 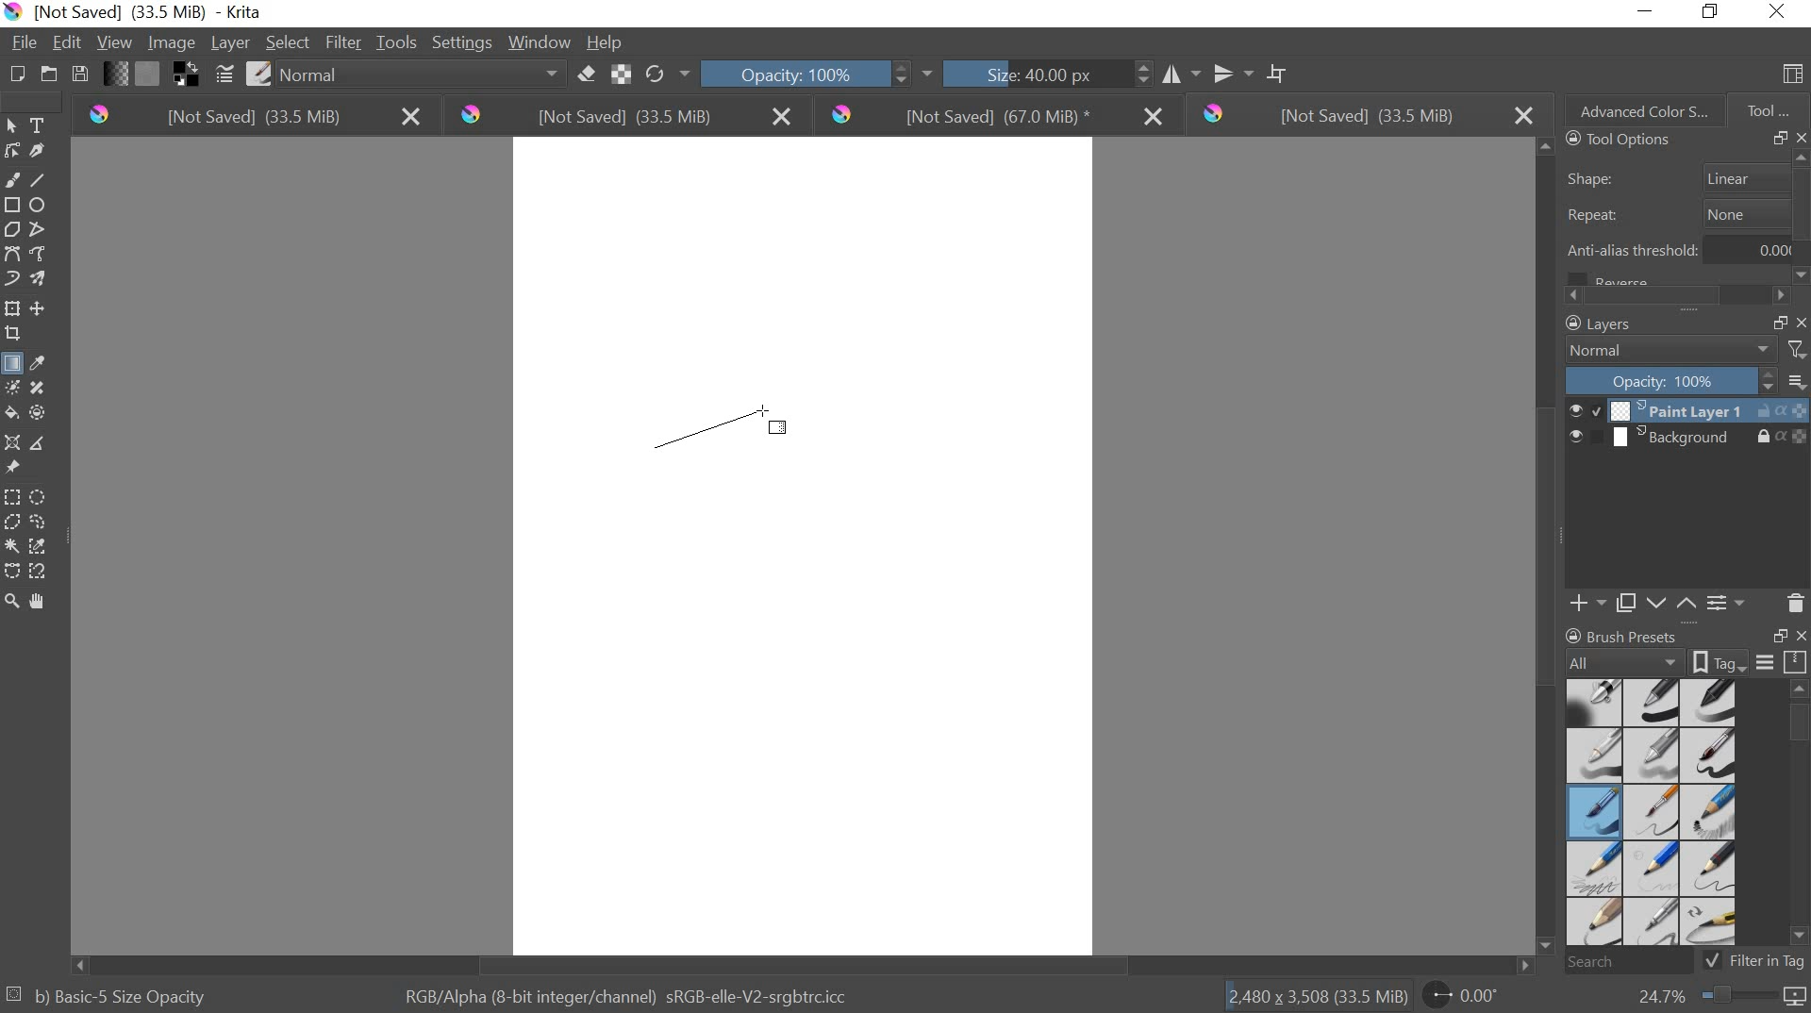 I want to click on RESTORE DOWN, so click(x=1779, y=139).